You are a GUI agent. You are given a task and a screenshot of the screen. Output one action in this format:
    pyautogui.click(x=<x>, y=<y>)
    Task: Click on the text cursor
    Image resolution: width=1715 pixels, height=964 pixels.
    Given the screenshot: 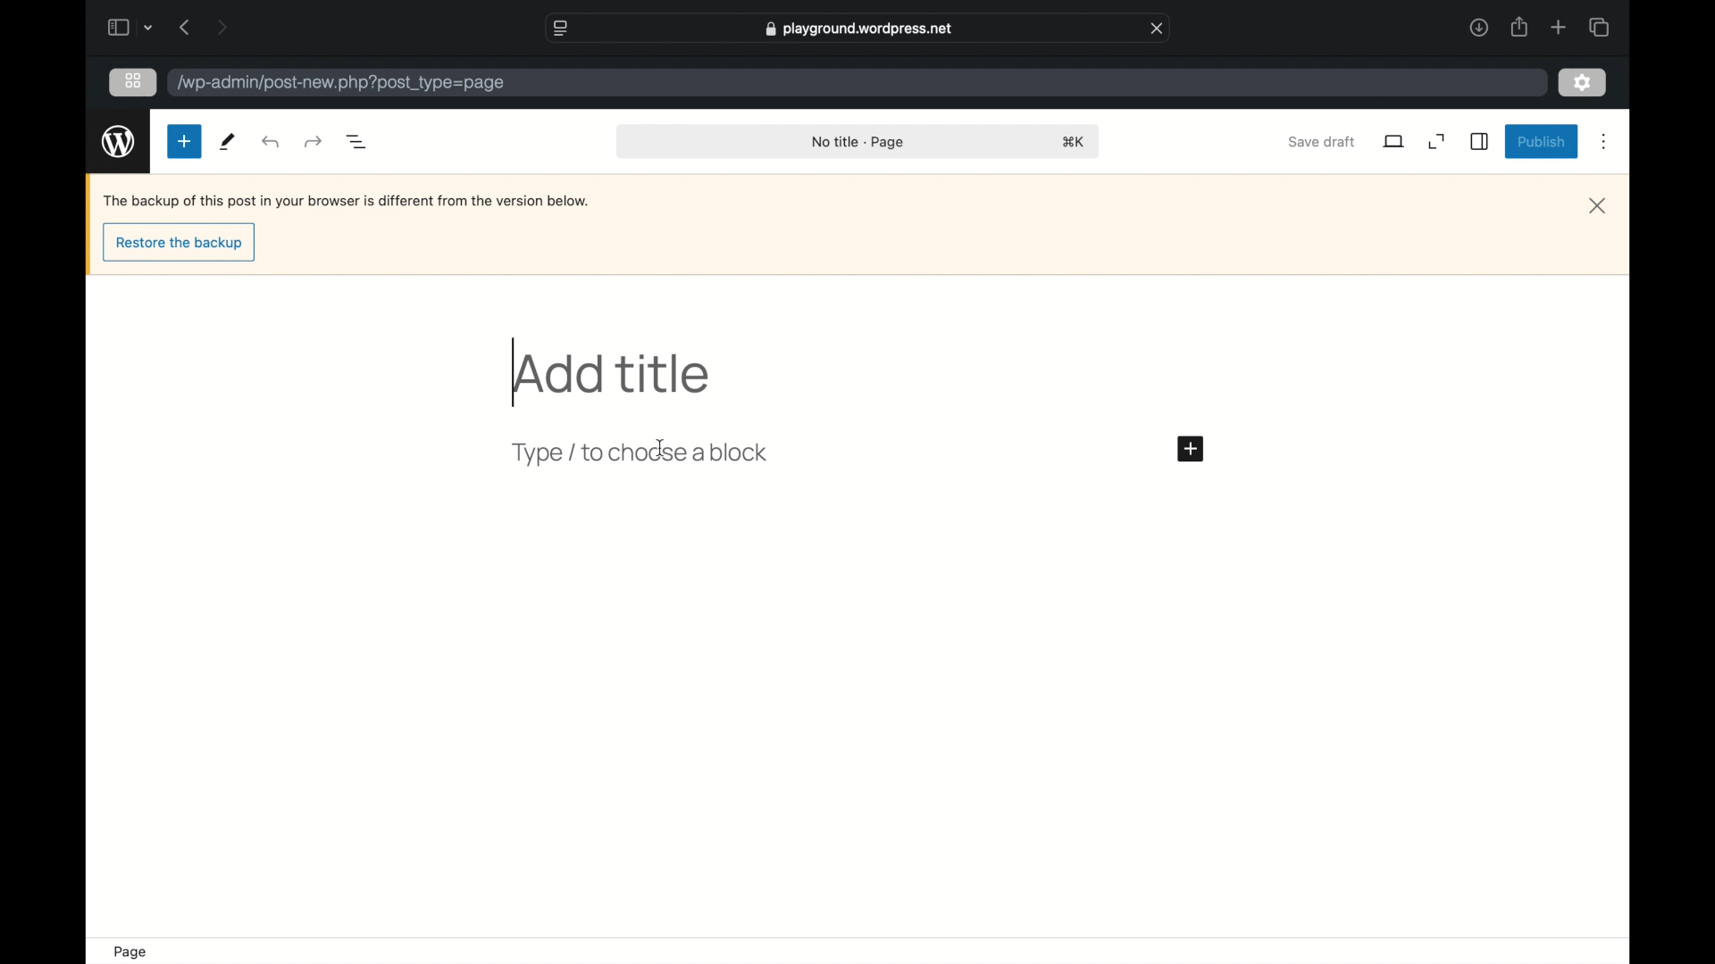 What is the action you would take?
    pyautogui.click(x=514, y=374)
    